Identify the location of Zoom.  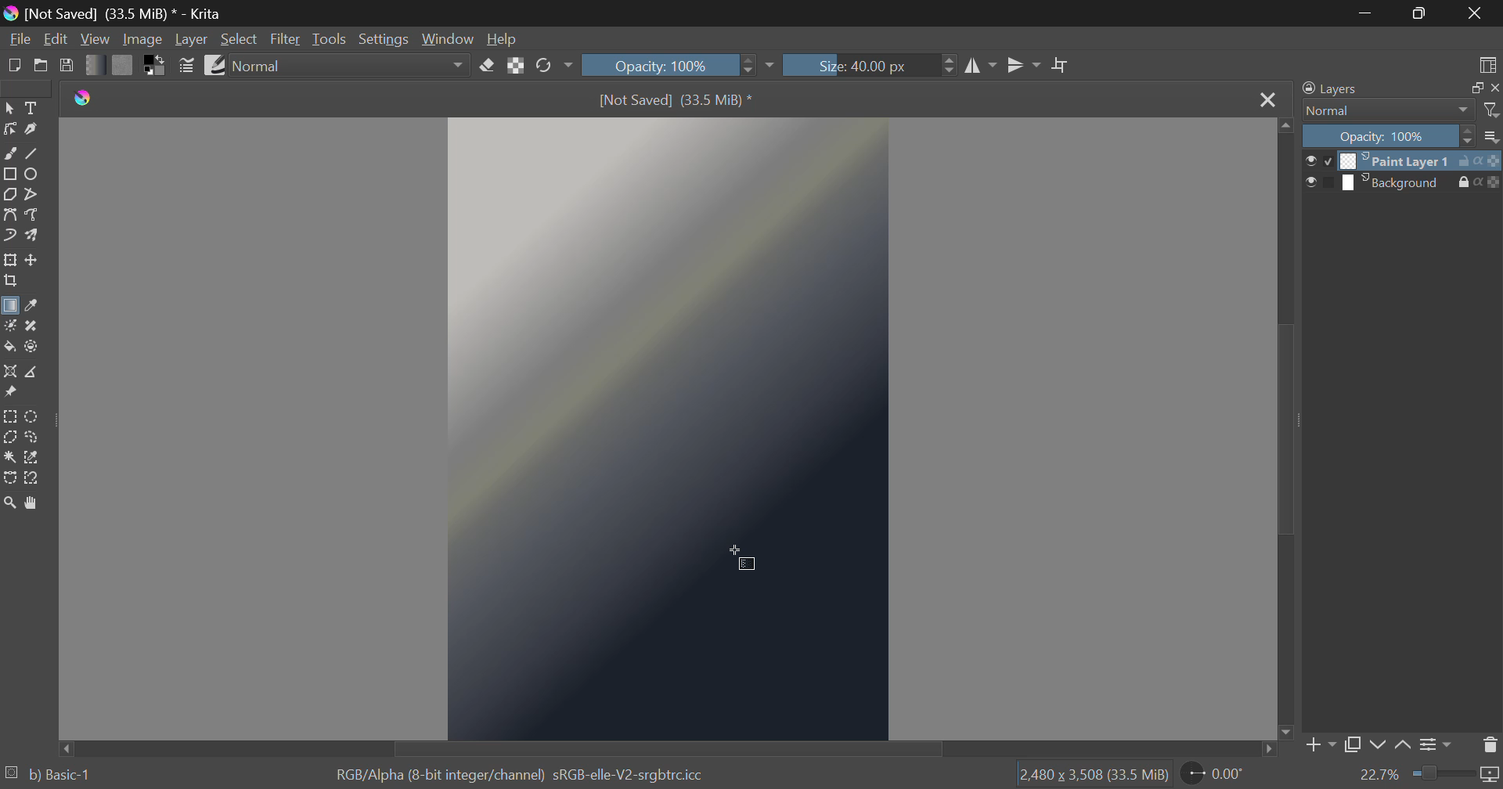
(9, 503).